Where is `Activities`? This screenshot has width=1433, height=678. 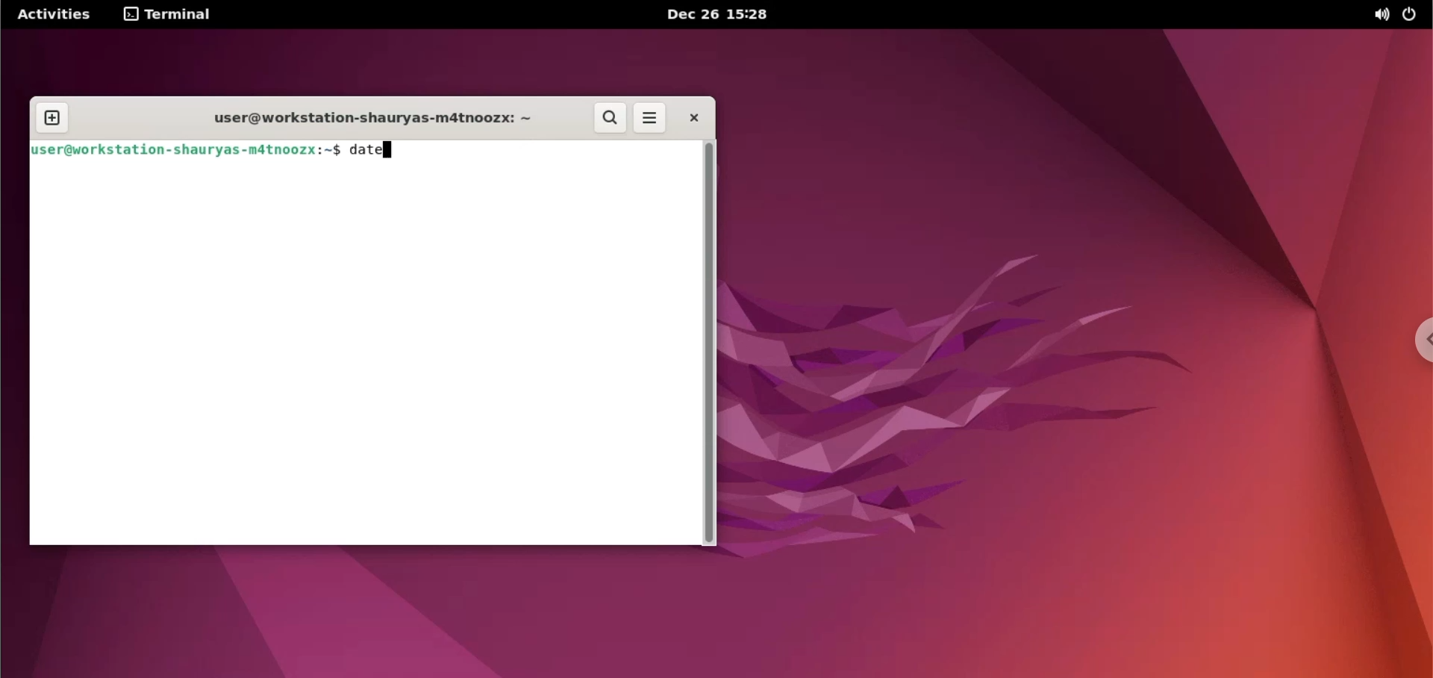 Activities is located at coordinates (54, 14).